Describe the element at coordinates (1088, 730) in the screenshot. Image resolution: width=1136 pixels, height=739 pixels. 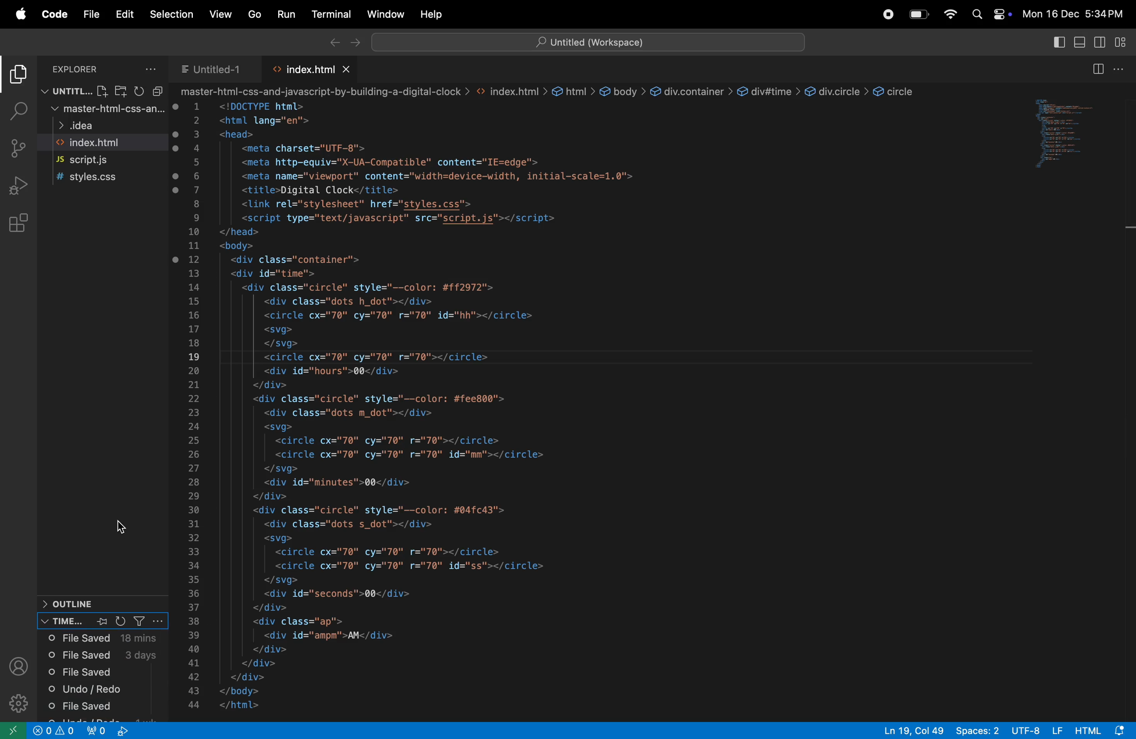
I see `html` at that location.